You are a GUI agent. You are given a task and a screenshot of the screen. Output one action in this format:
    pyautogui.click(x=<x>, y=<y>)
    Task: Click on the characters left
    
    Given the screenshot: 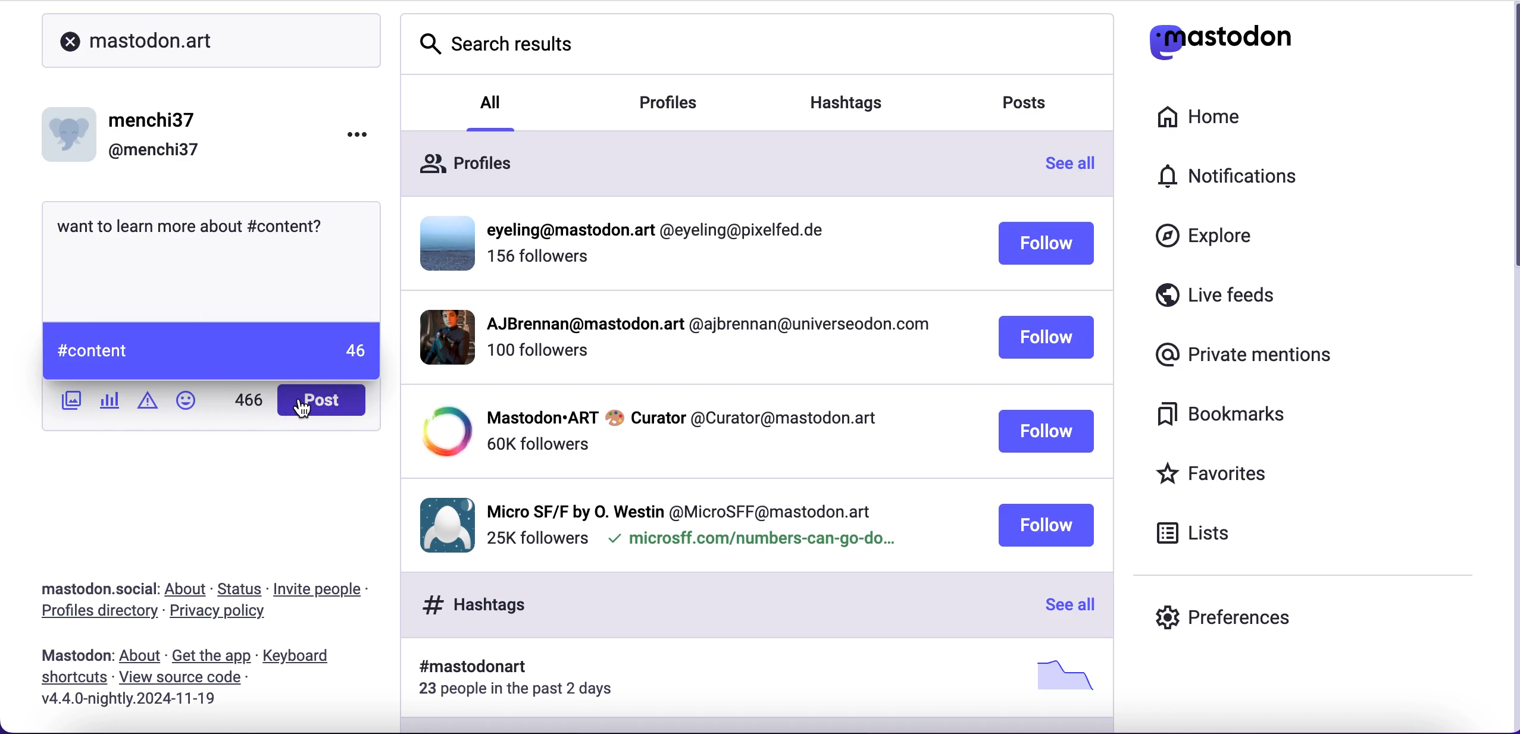 What is the action you would take?
    pyautogui.click(x=247, y=400)
    